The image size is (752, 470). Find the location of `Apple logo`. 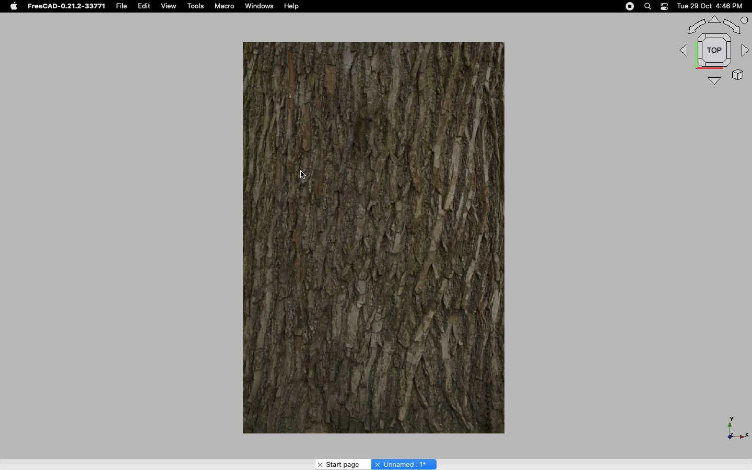

Apple logo is located at coordinates (13, 6).